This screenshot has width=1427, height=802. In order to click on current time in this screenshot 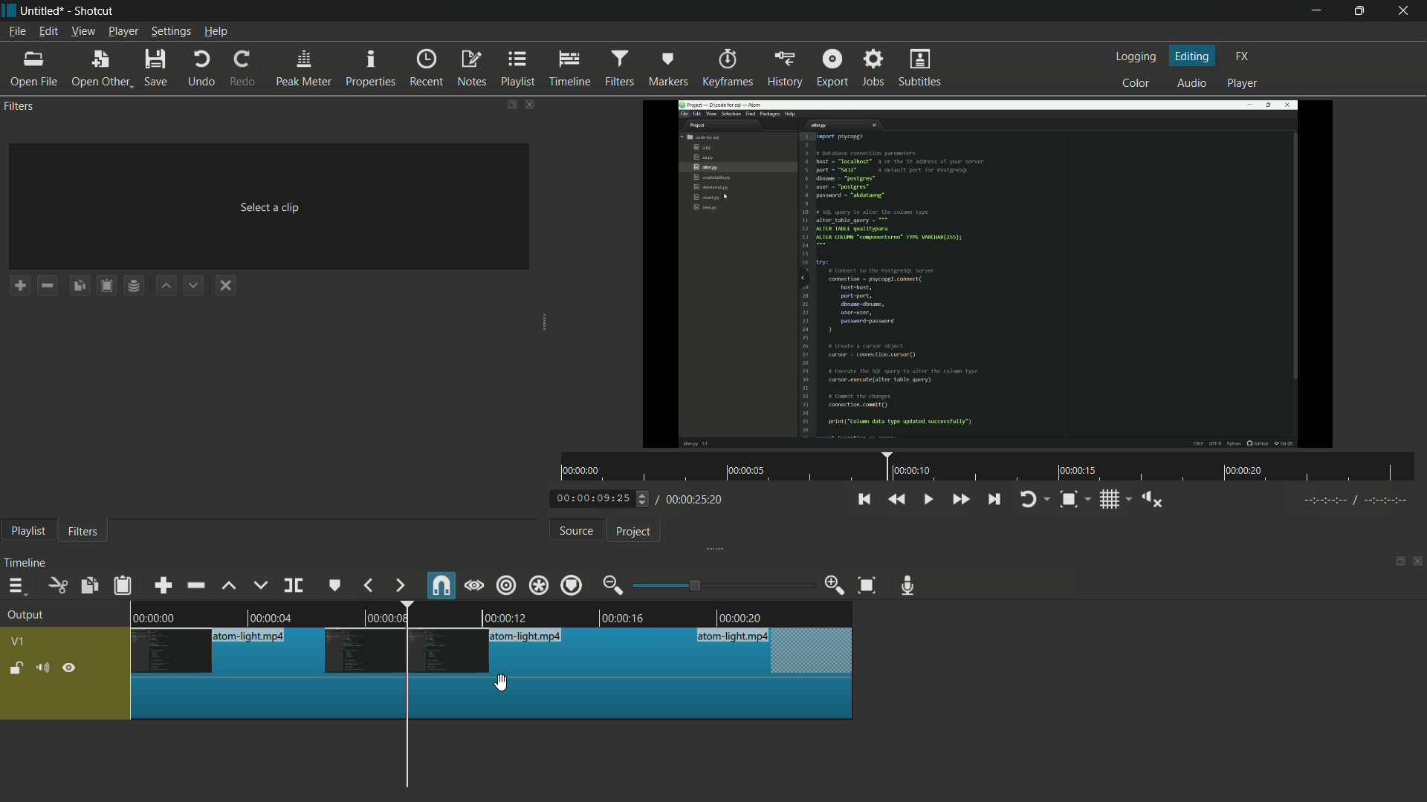, I will do `click(598, 499)`.